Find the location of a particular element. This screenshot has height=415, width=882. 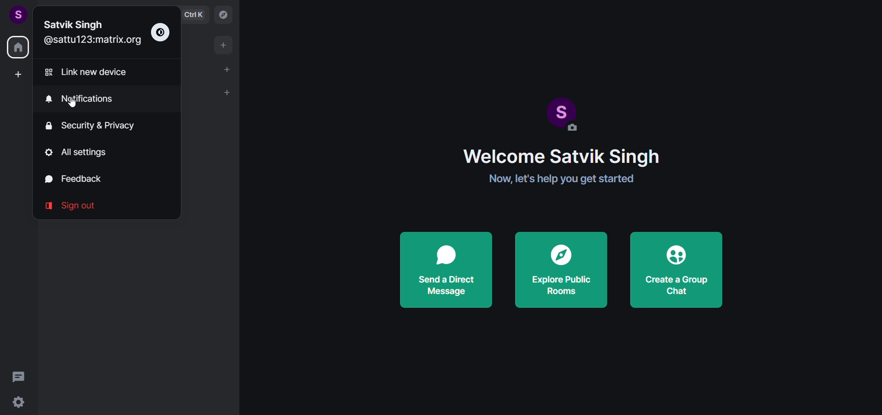

feedback is located at coordinates (75, 181).